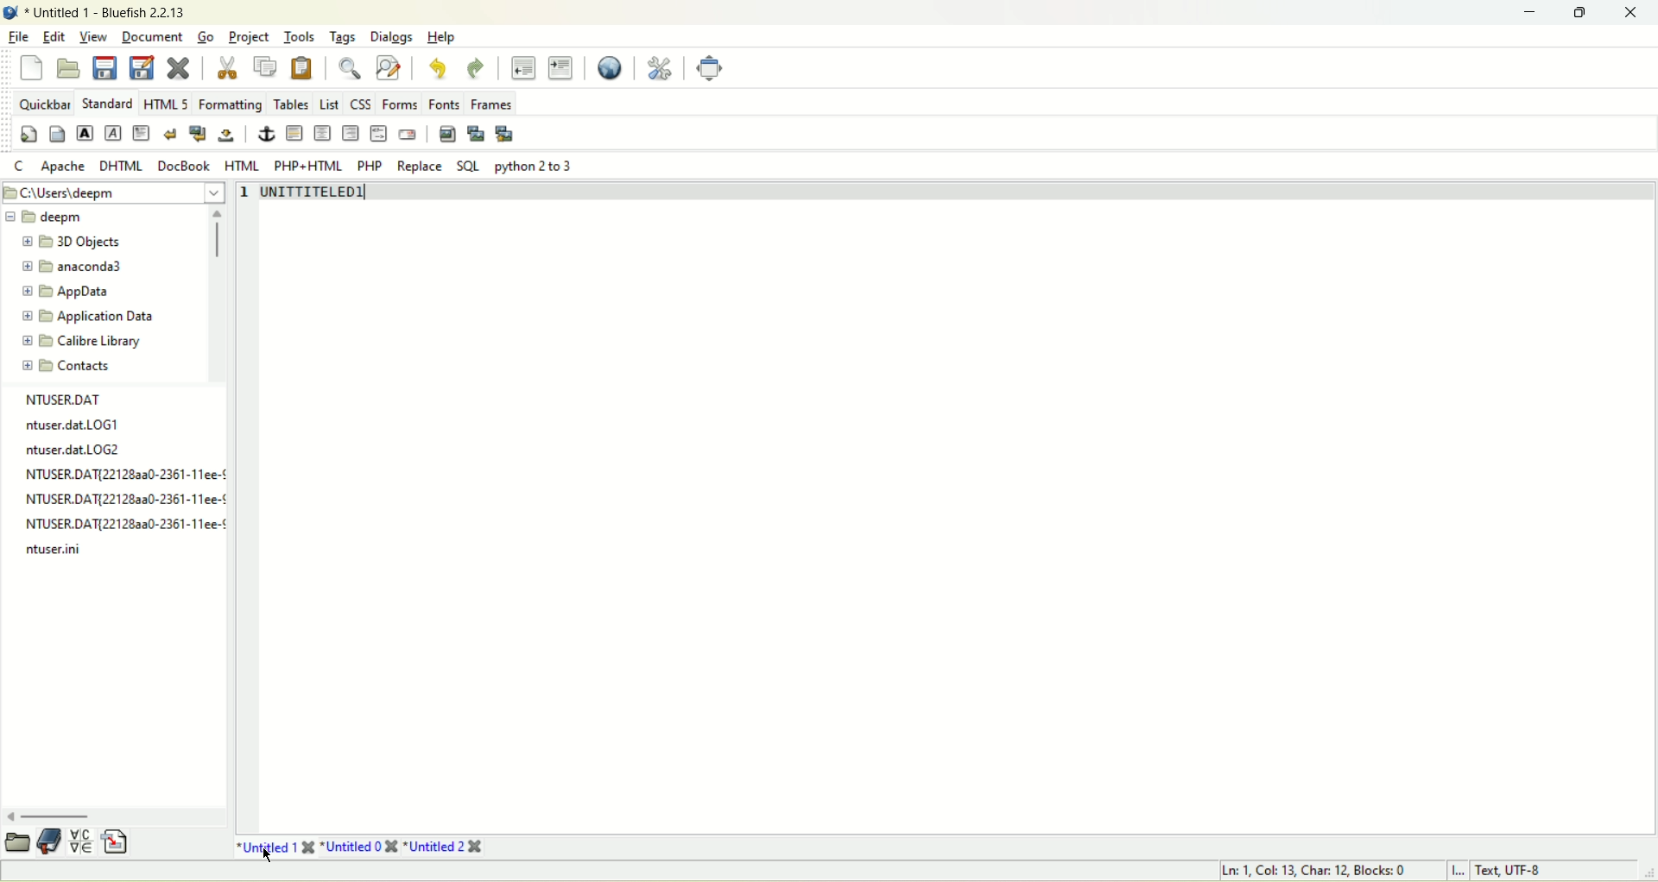  Describe the element at coordinates (506, 132) in the screenshot. I see `multi-thumbnail` at that location.